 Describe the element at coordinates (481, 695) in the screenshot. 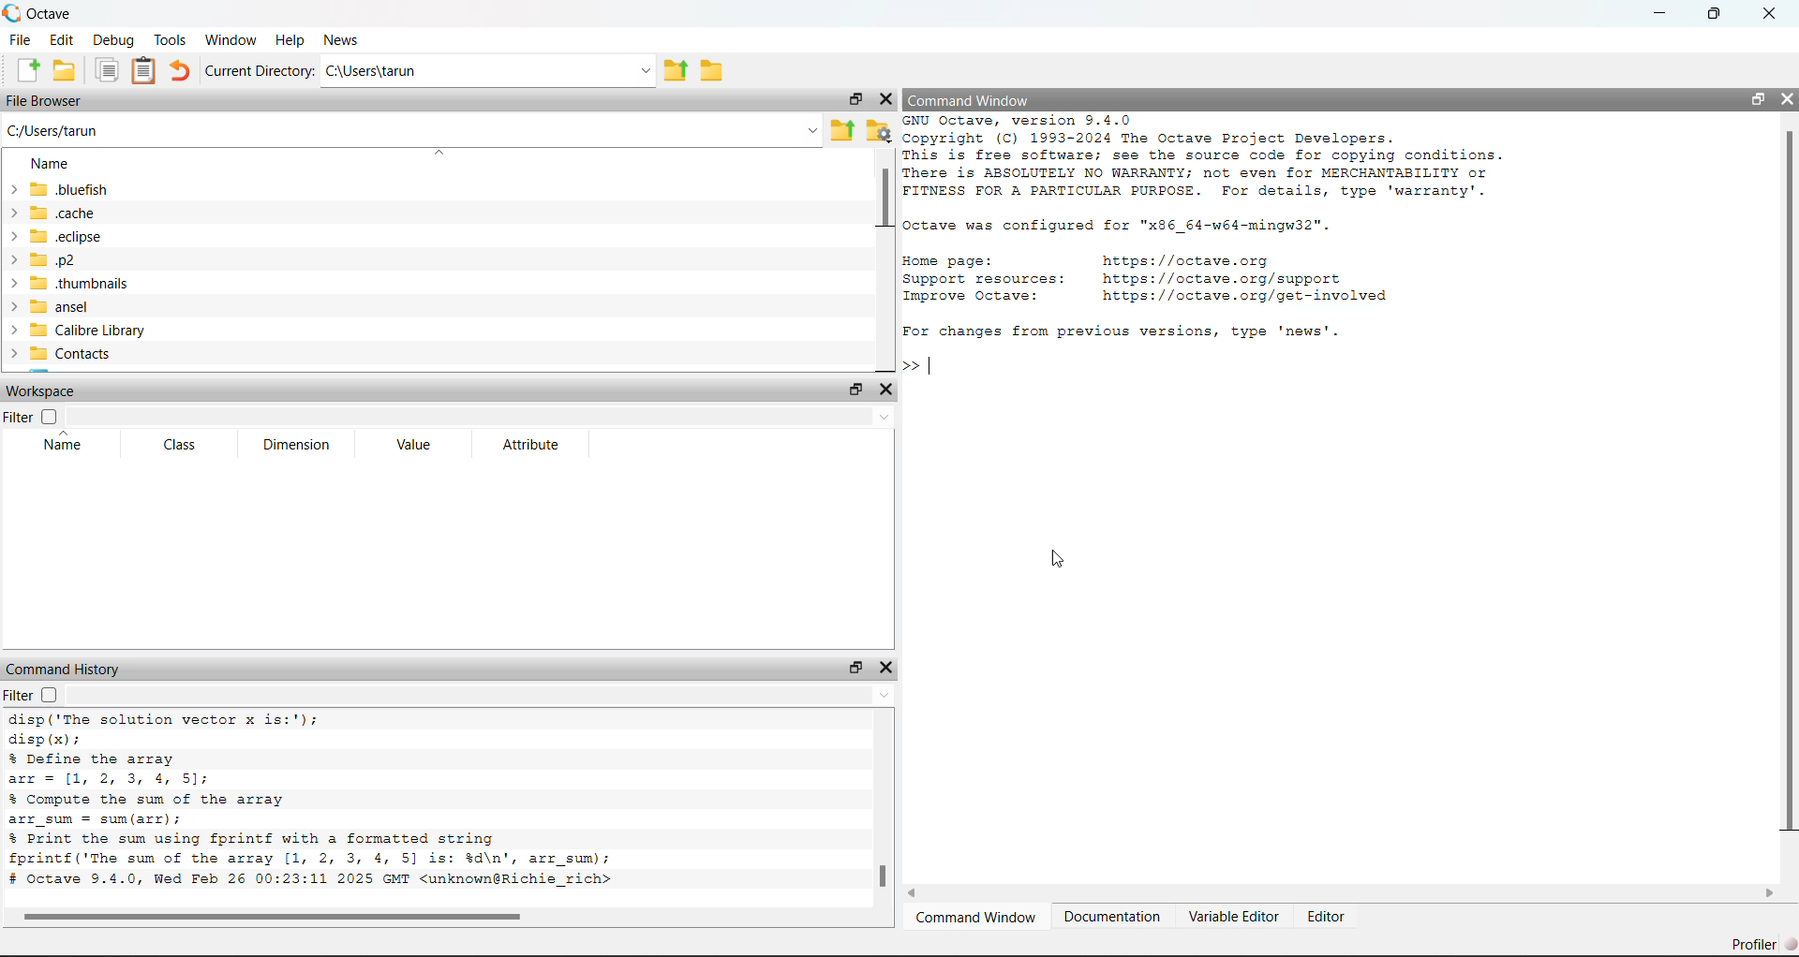

I see `drop down` at that location.